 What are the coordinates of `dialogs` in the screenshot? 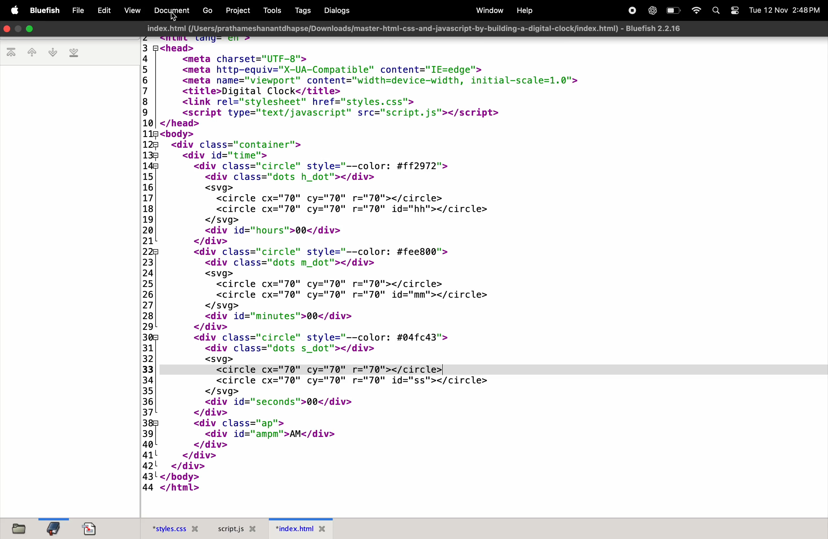 It's located at (337, 11).